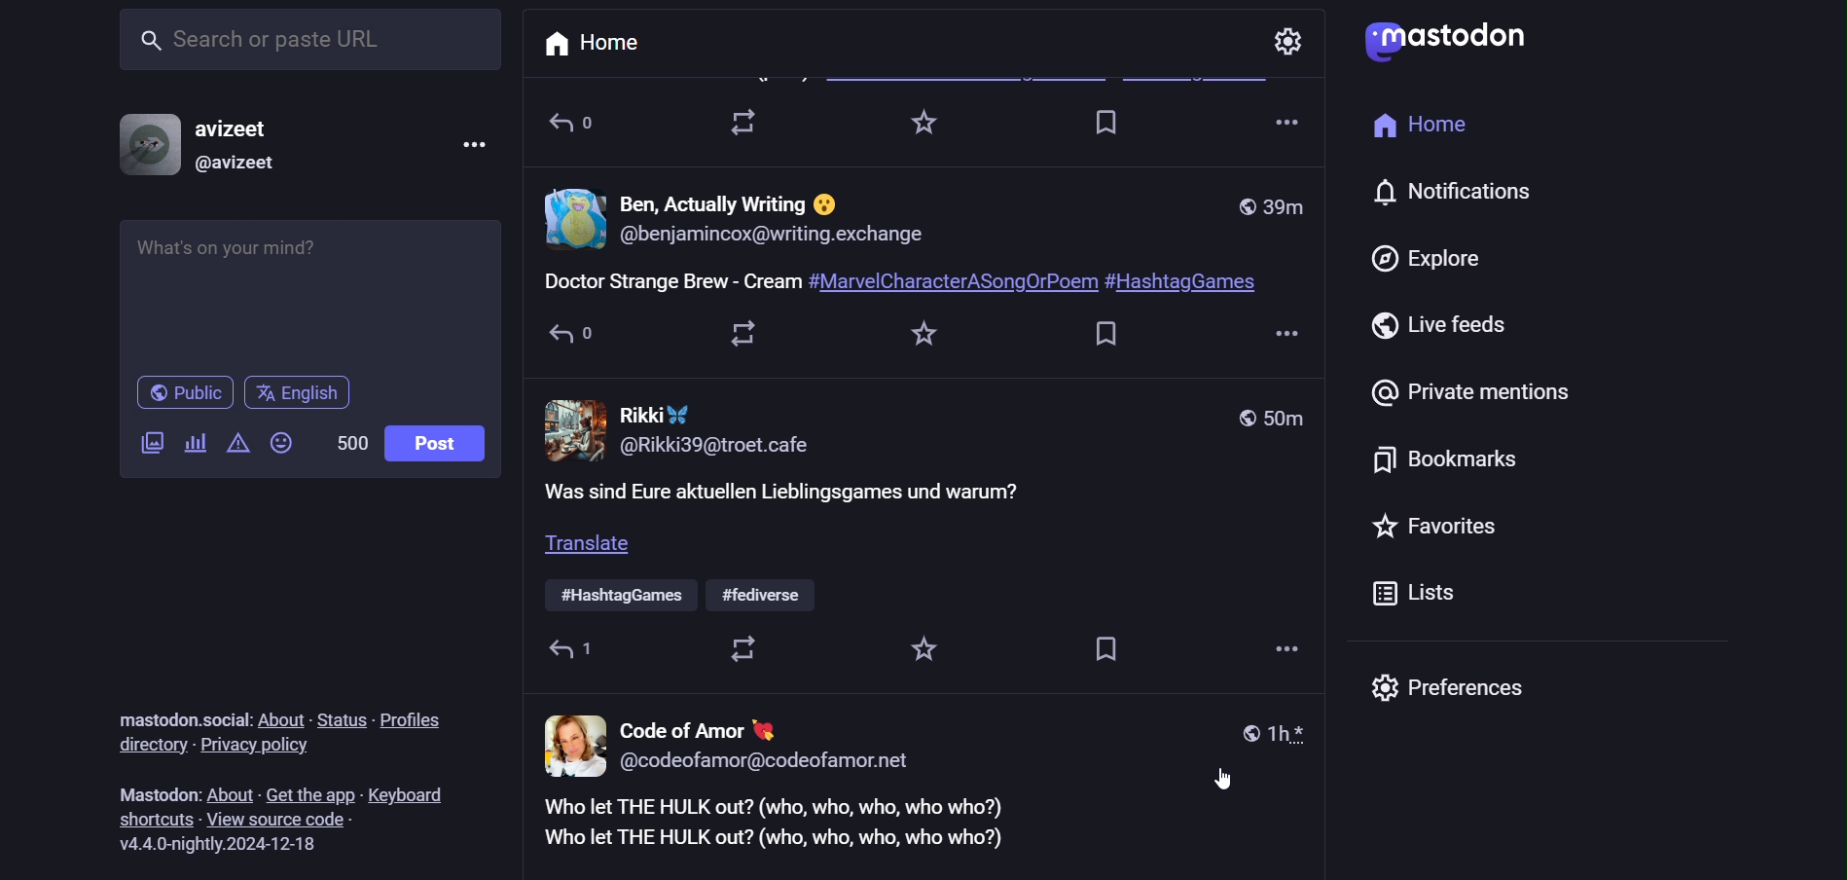  What do you see at coordinates (411, 721) in the screenshot?
I see `profiles` at bounding box center [411, 721].